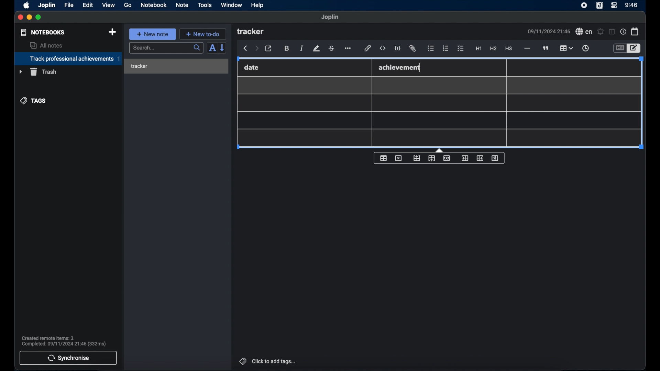 The image size is (660, 371). Describe the element at coordinates (302, 49) in the screenshot. I see `italic` at that location.